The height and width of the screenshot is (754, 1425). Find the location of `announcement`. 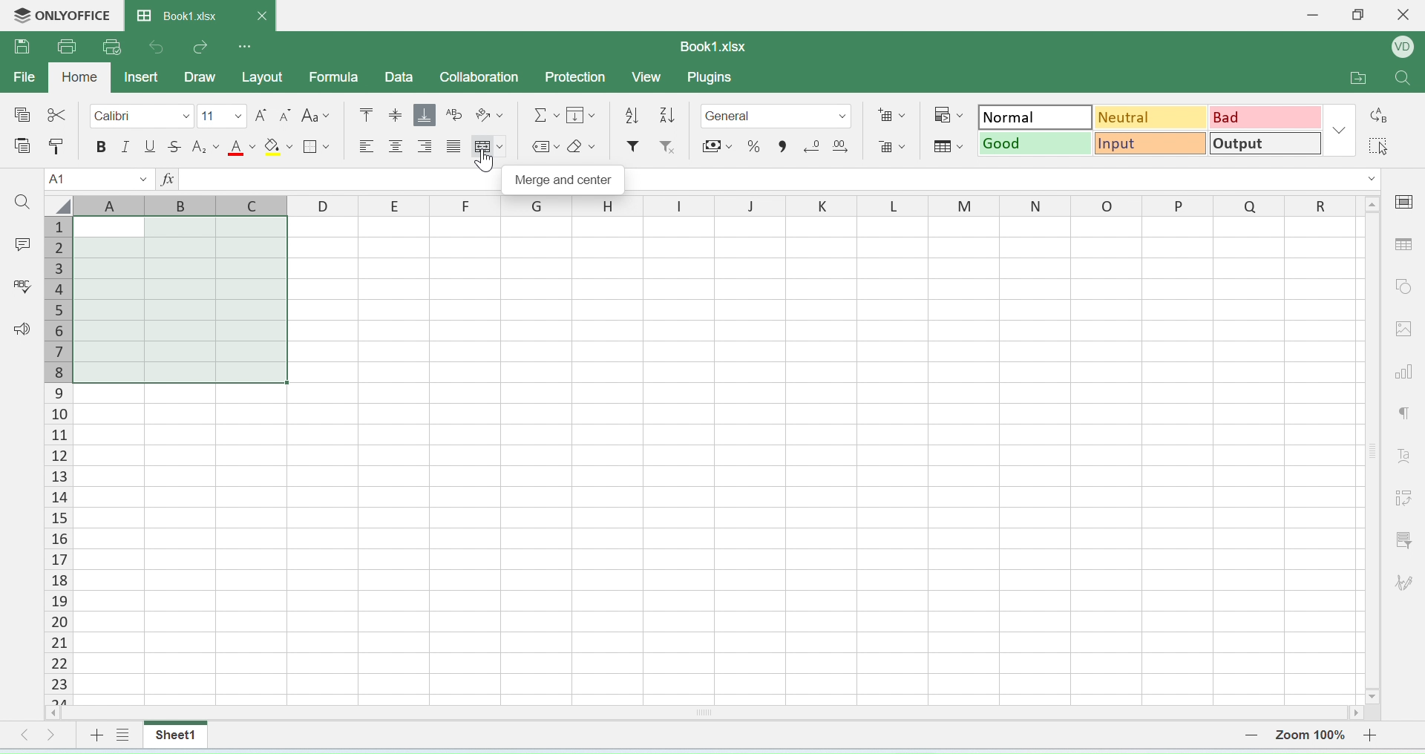

announcement is located at coordinates (21, 330).